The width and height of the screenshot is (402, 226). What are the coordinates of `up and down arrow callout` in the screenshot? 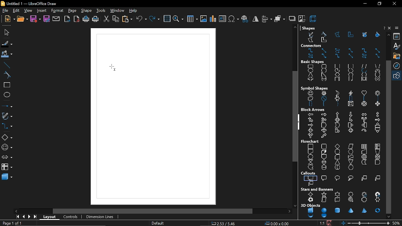 It's located at (323, 130).